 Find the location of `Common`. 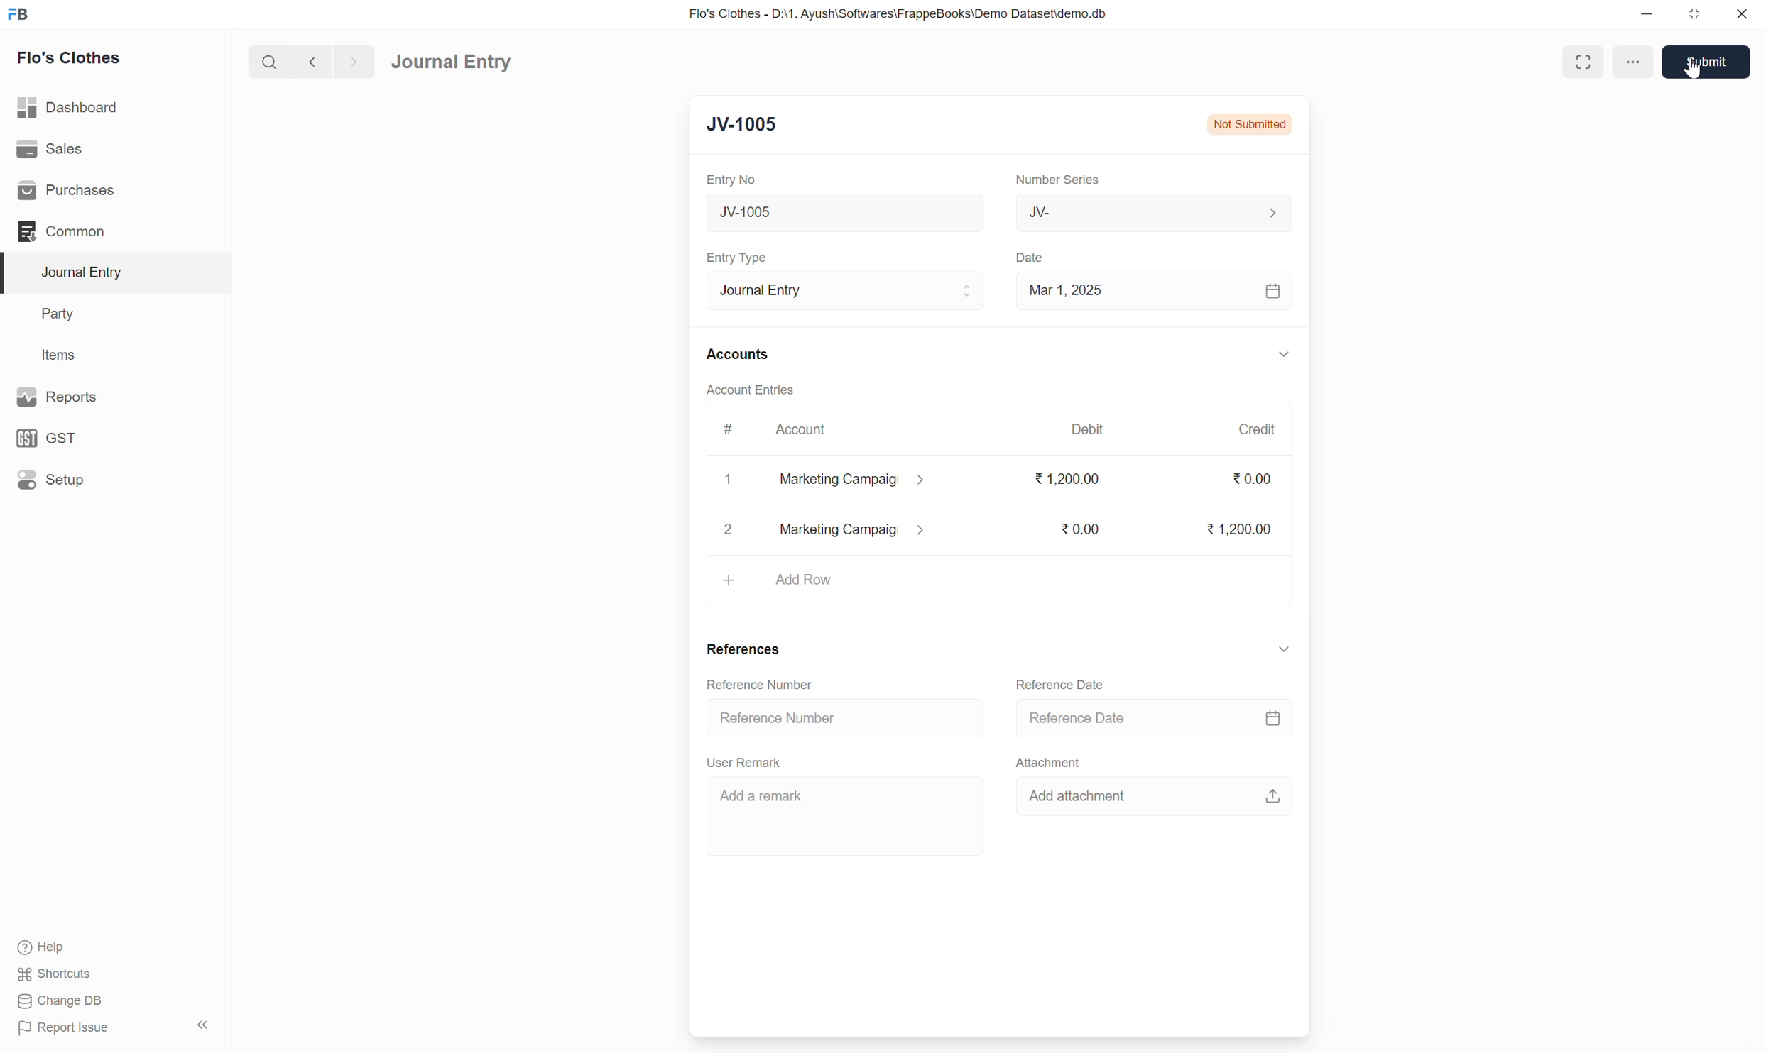

Common is located at coordinates (62, 231).